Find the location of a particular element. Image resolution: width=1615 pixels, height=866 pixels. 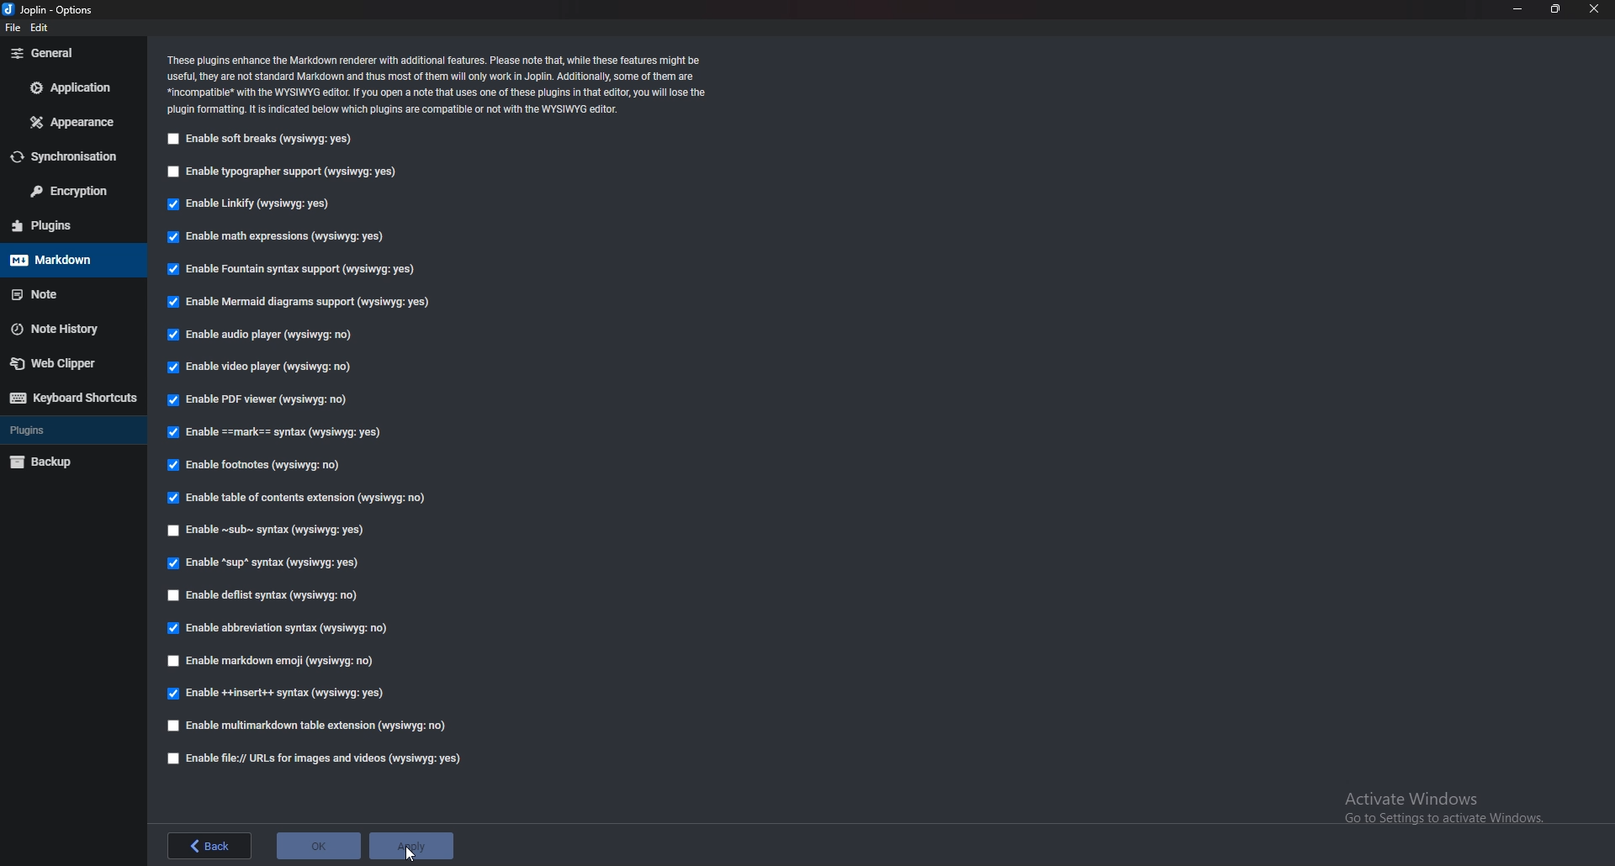

file is located at coordinates (14, 28).